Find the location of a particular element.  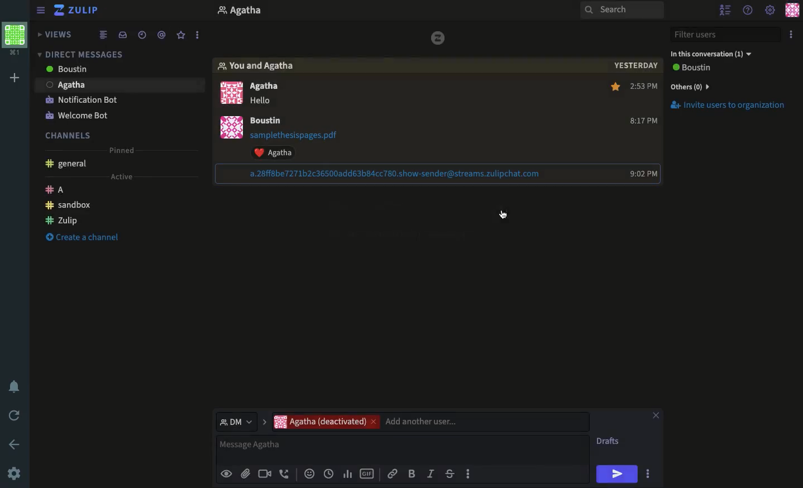

Favorite is located at coordinates (181, 36).